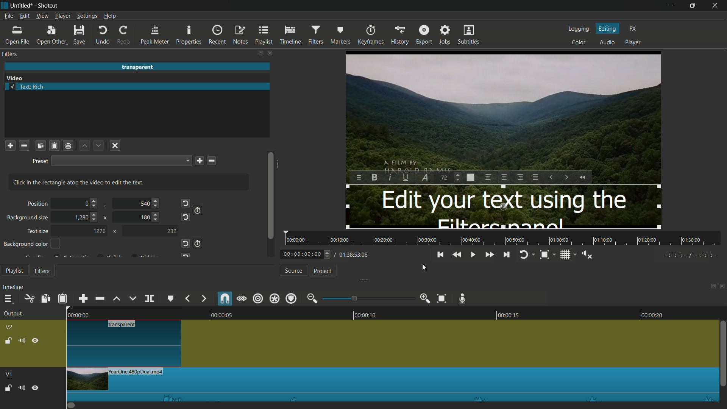  What do you see at coordinates (37, 204) in the screenshot?
I see `position` at bounding box center [37, 204].